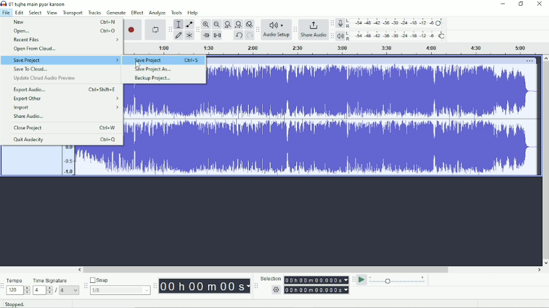 Image resolution: width=549 pixels, height=308 pixels. What do you see at coordinates (137, 13) in the screenshot?
I see `Effect` at bounding box center [137, 13].